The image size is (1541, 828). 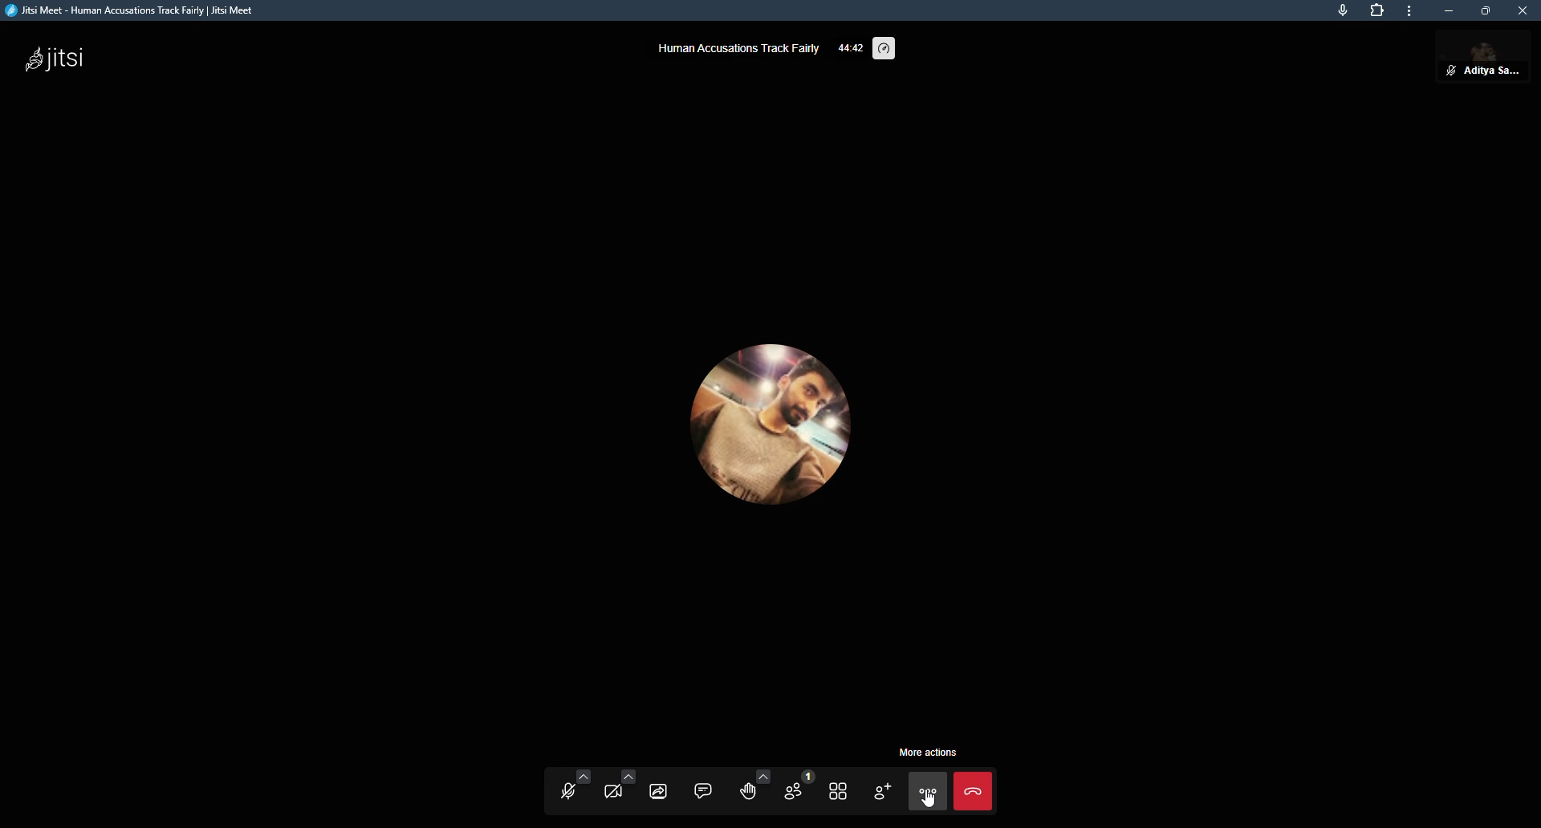 What do you see at coordinates (59, 59) in the screenshot?
I see `jitsi` at bounding box center [59, 59].